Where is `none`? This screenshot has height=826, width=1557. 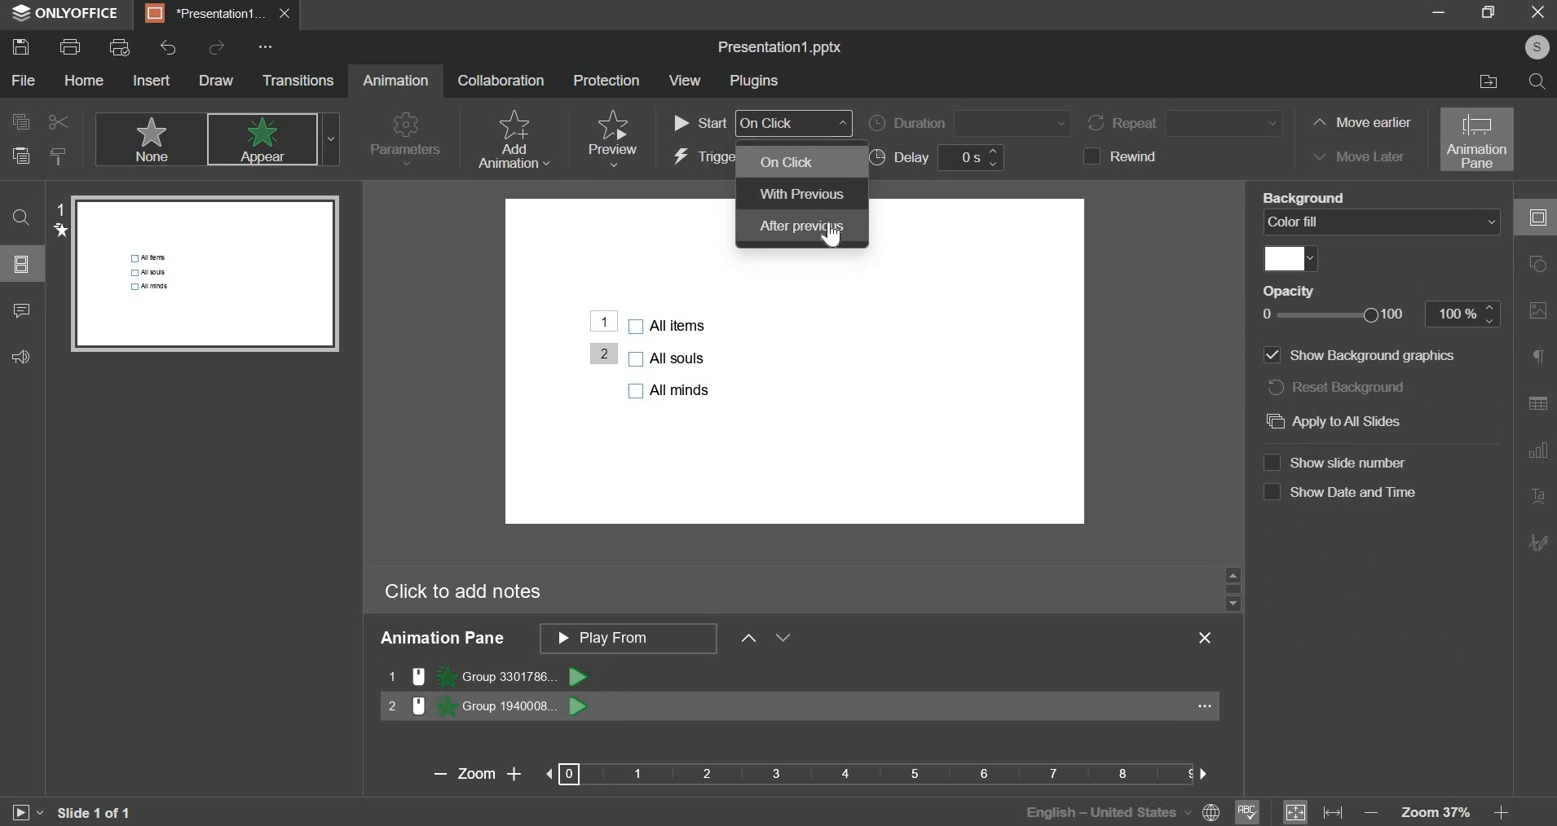
none is located at coordinates (149, 138).